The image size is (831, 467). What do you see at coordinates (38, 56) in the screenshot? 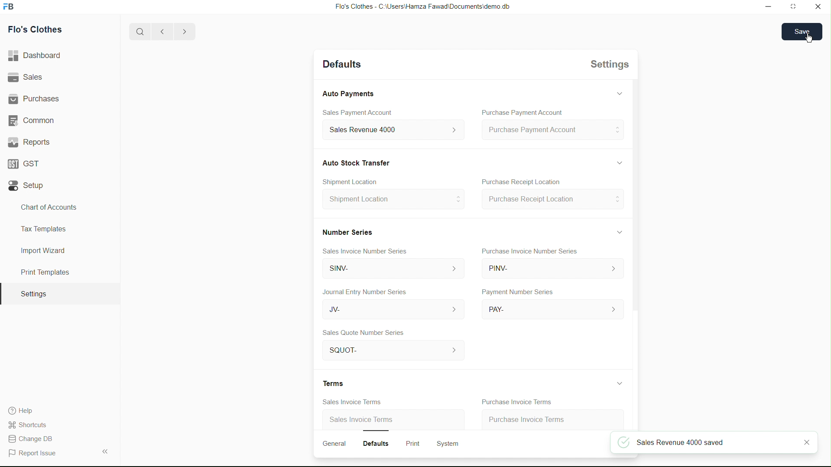
I see `Dashboard` at bounding box center [38, 56].